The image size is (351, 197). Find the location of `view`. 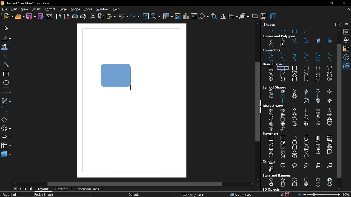

view is located at coordinates (25, 10).